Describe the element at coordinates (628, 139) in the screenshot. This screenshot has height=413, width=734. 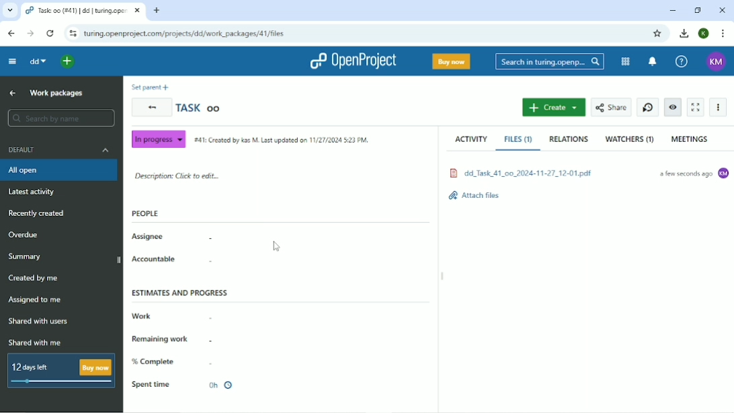
I see `Watchers 1` at that location.